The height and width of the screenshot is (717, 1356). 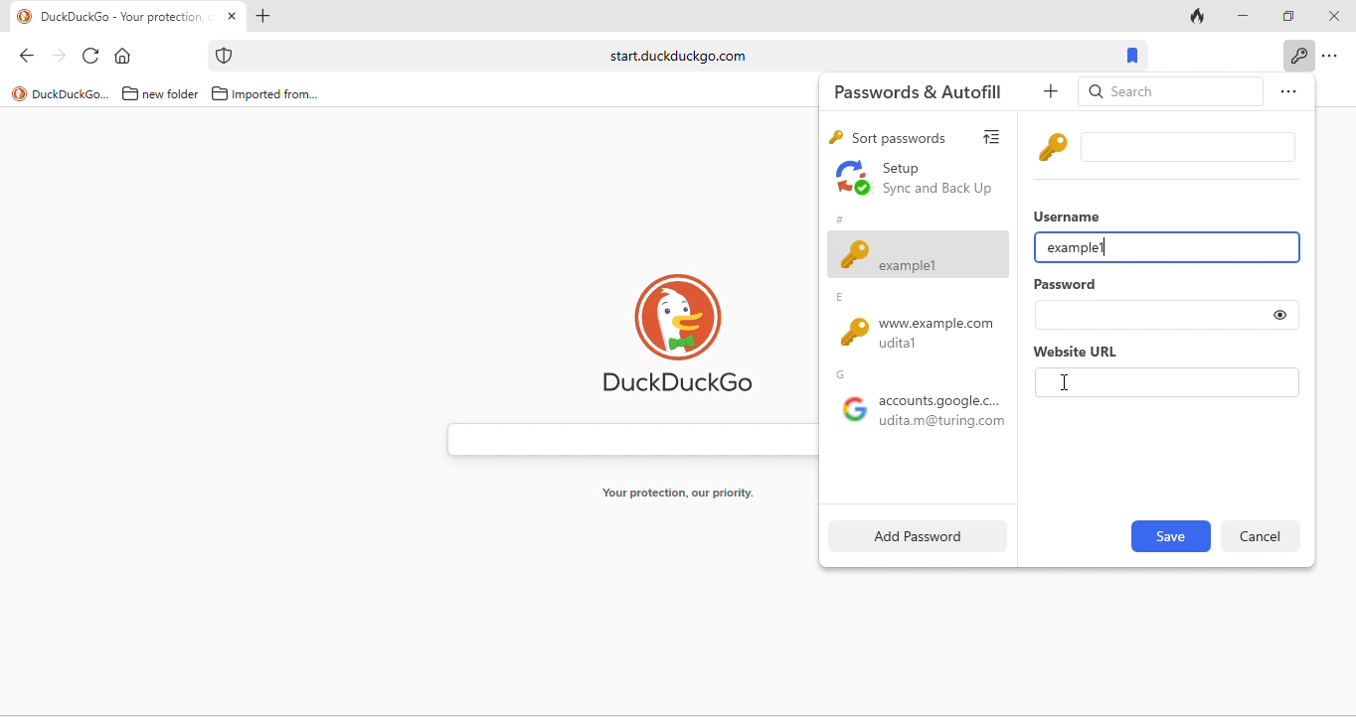 What do you see at coordinates (921, 254) in the screenshot?
I see `adding new field of password` at bounding box center [921, 254].